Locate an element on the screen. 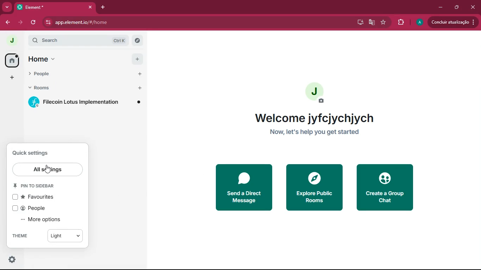 The image size is (481, 270). favourite is located at coordinates (383, 23).